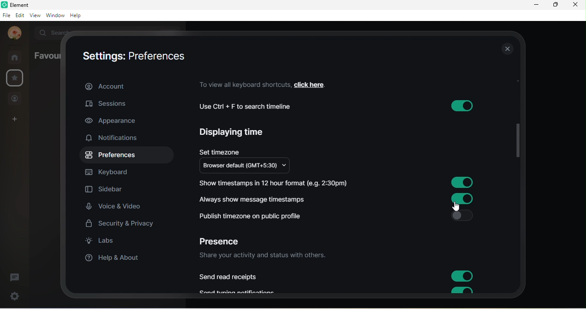 The height and width of the screenshot is (309, 586). Describe the element at coordinates (463, 199) in the screenshot. I see `Toggled the visibility of message ` at that location.